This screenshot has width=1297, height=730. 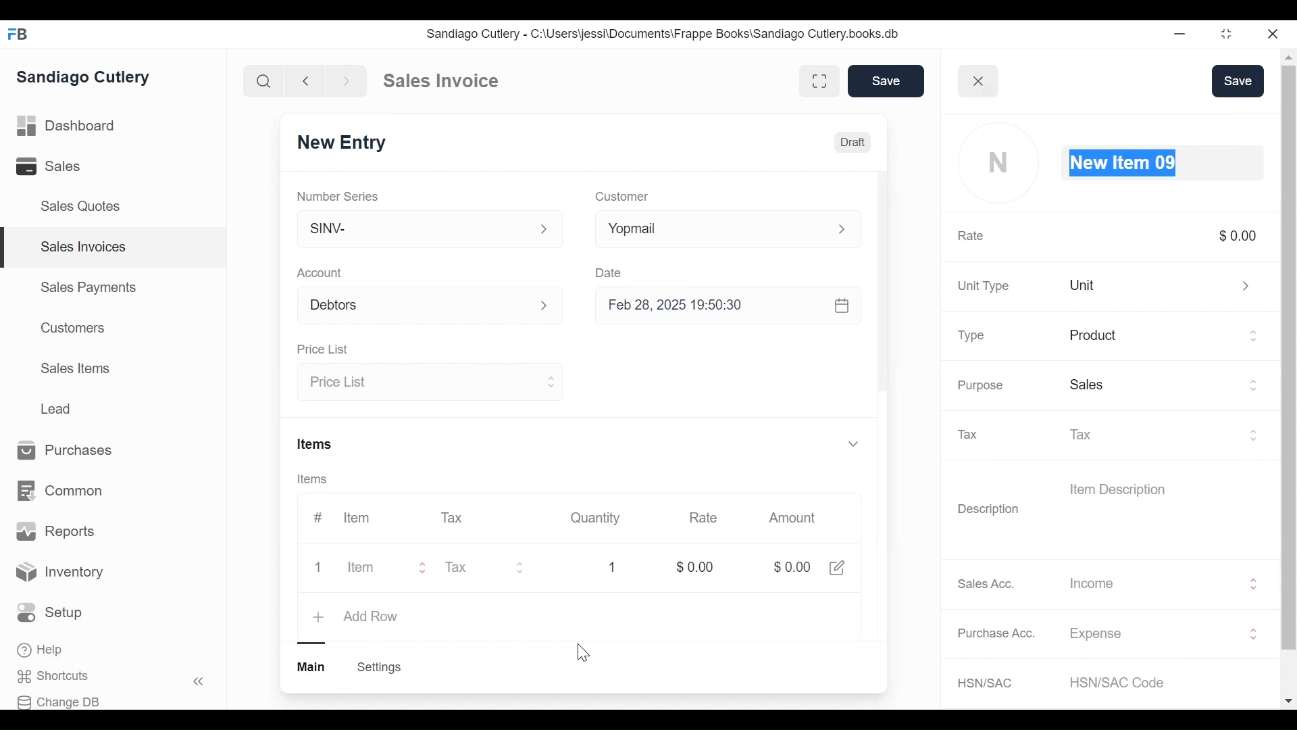 I want to click on Number Series, so click(x=338, y=194).